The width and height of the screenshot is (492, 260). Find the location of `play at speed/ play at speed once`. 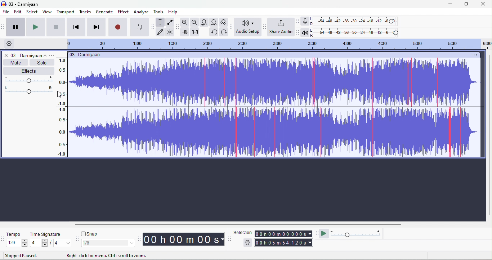

play at speed/ play at speed once is located at coordinates (325, 233).